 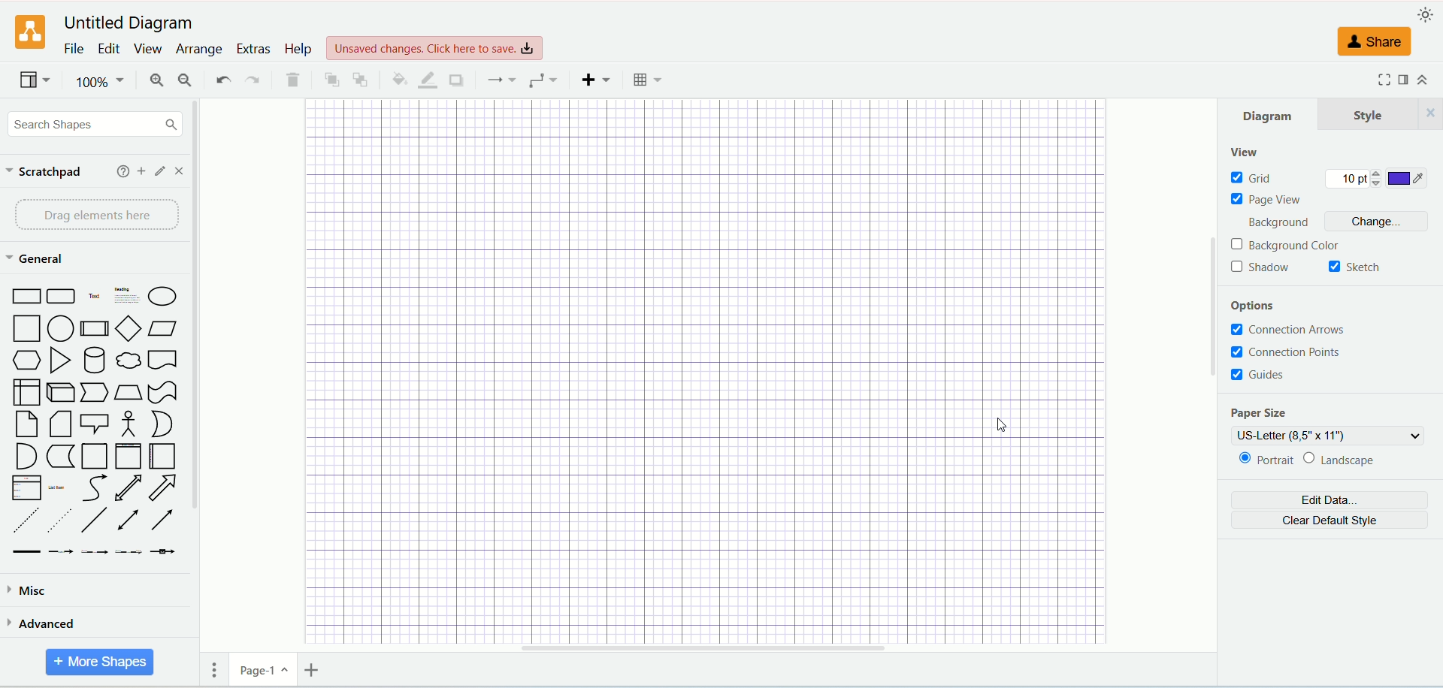 I want to click on Thought Bubble, so click(x=128, y=361).